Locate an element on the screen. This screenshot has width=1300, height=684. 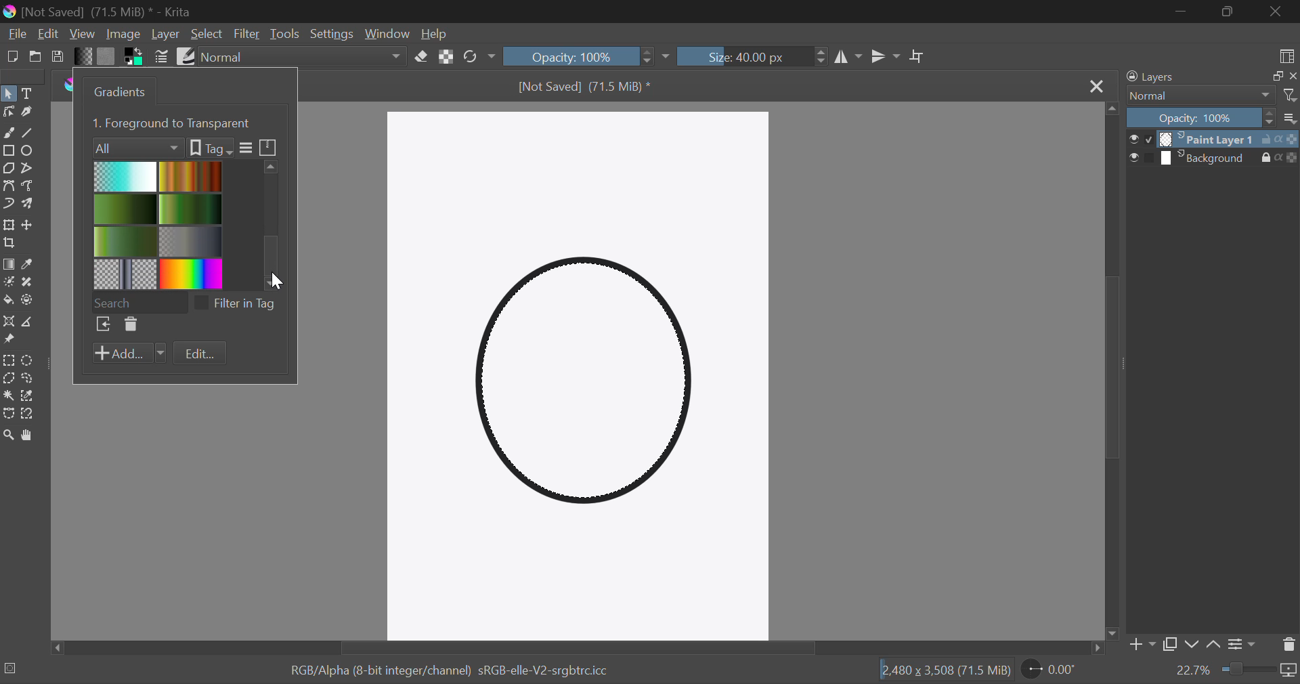
Enclose and Fill is located at coordinates (32, 300).